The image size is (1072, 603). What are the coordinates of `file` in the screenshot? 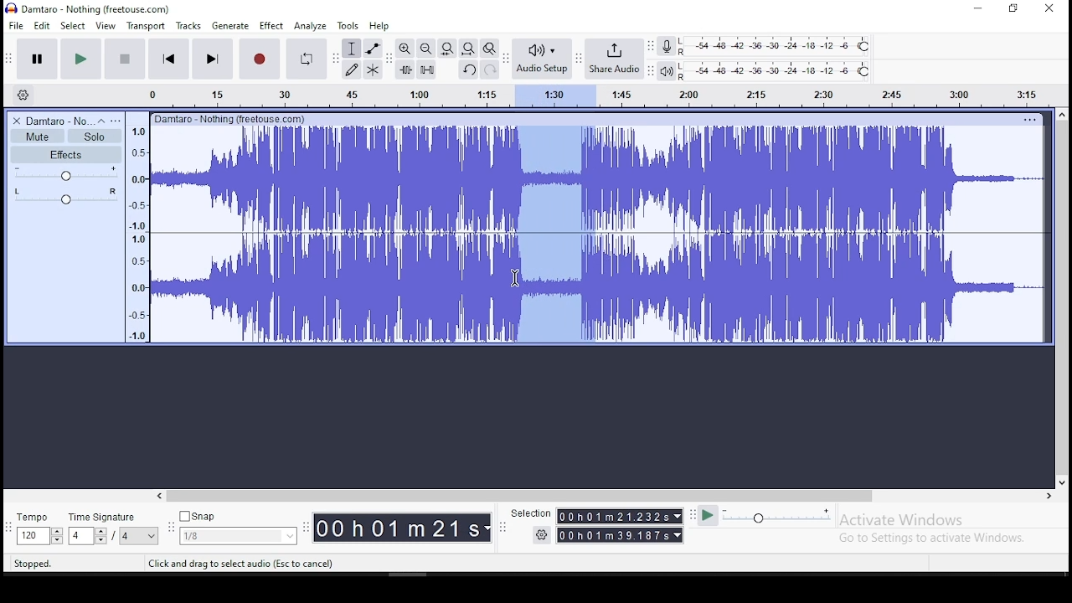 It's located at (18, 25).